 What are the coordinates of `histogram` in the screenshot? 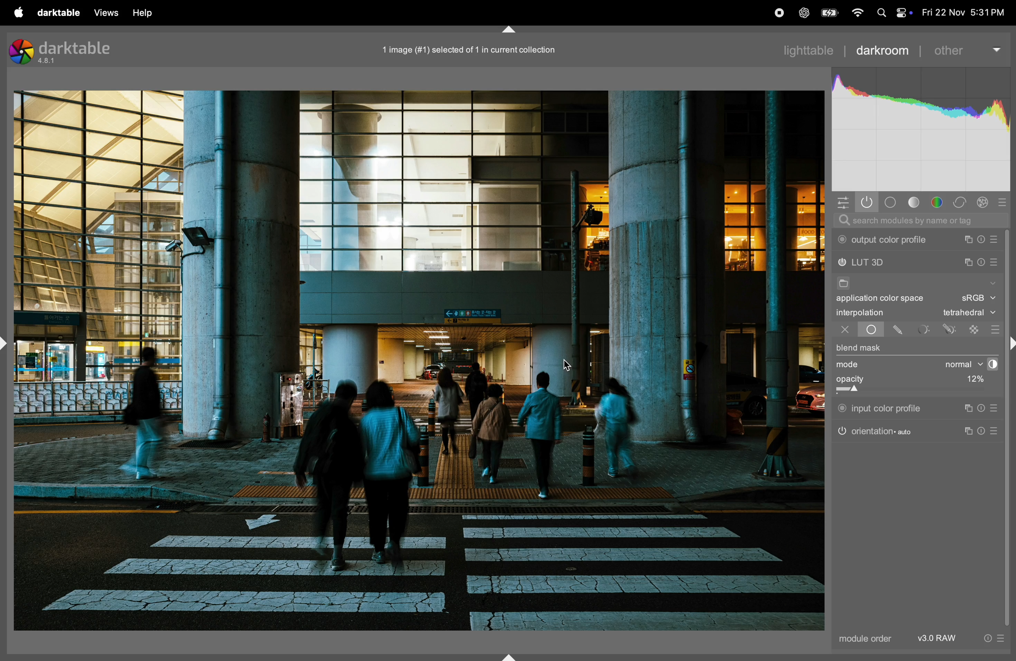 It's located at (922, 130).